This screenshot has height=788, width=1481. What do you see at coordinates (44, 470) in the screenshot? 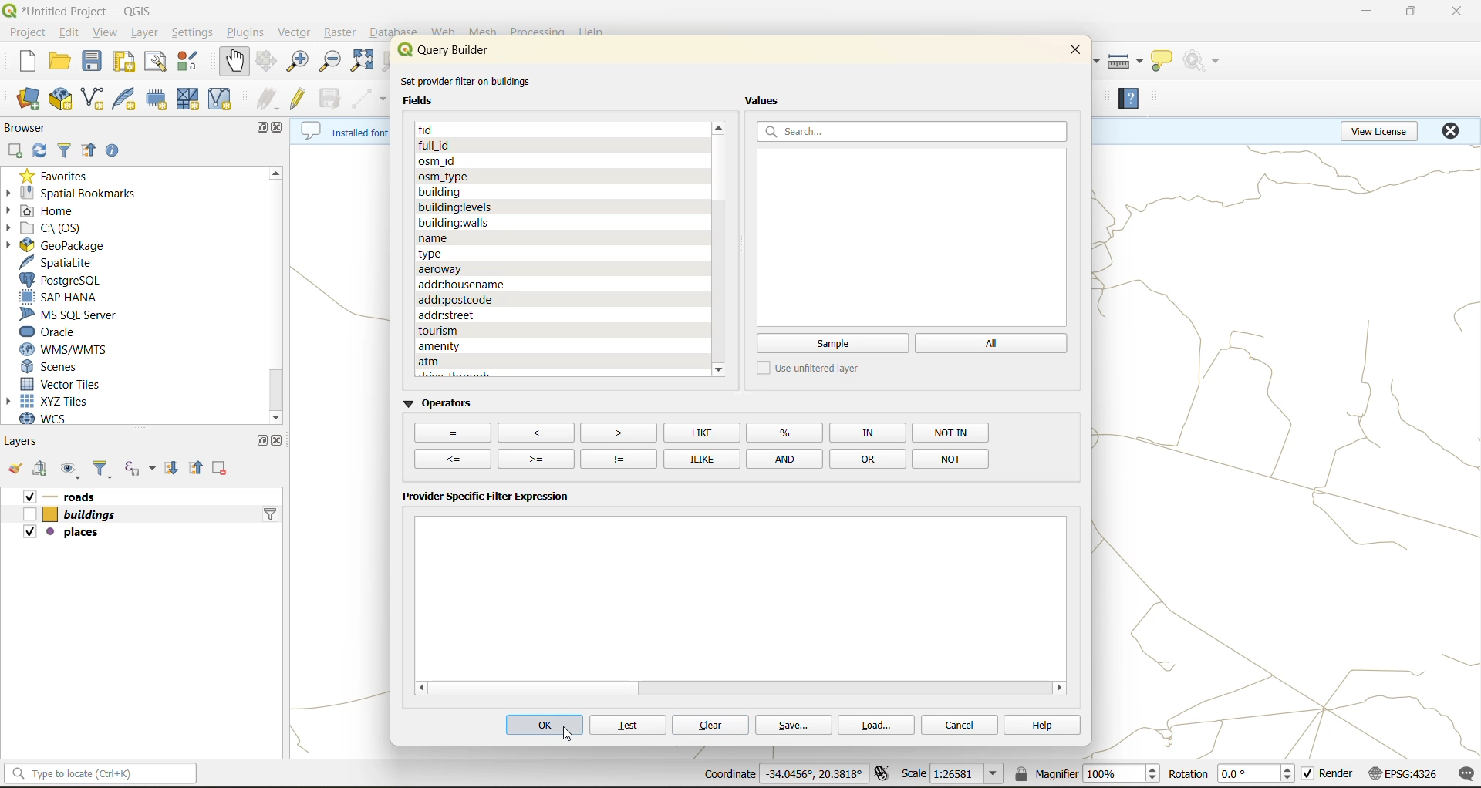
I see `add` at bounding box center [44, 470].